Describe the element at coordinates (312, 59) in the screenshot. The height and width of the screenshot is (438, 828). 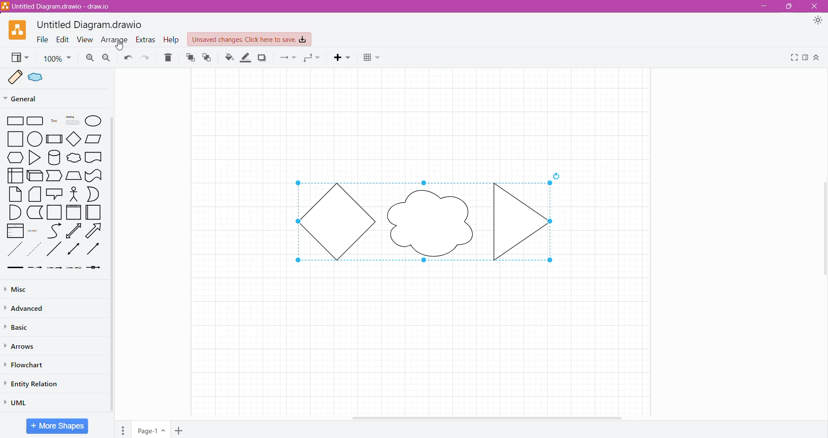
I see `Waypoints` at that location.